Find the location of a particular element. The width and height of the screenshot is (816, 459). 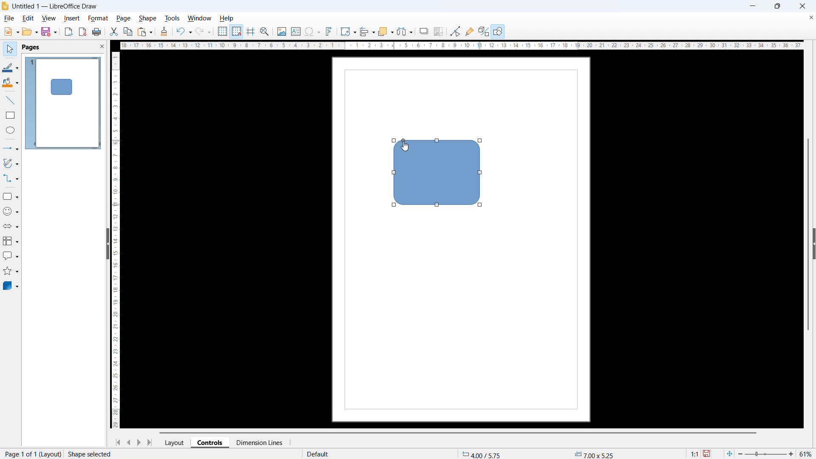

crop image is located at coordinates (438, 32).